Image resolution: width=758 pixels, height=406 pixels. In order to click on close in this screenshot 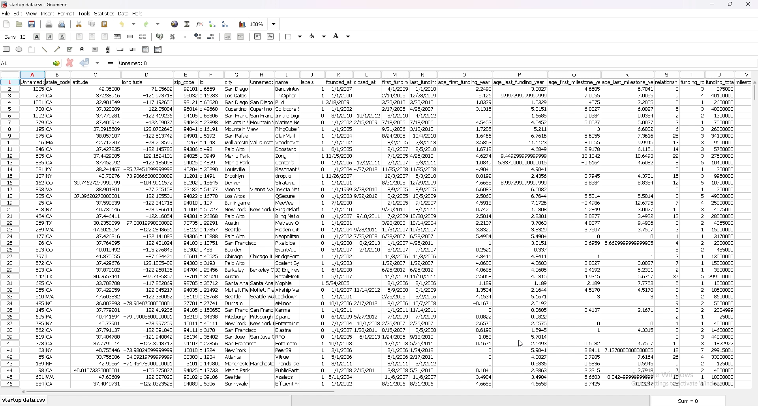, I will do `click(748, 4)`.